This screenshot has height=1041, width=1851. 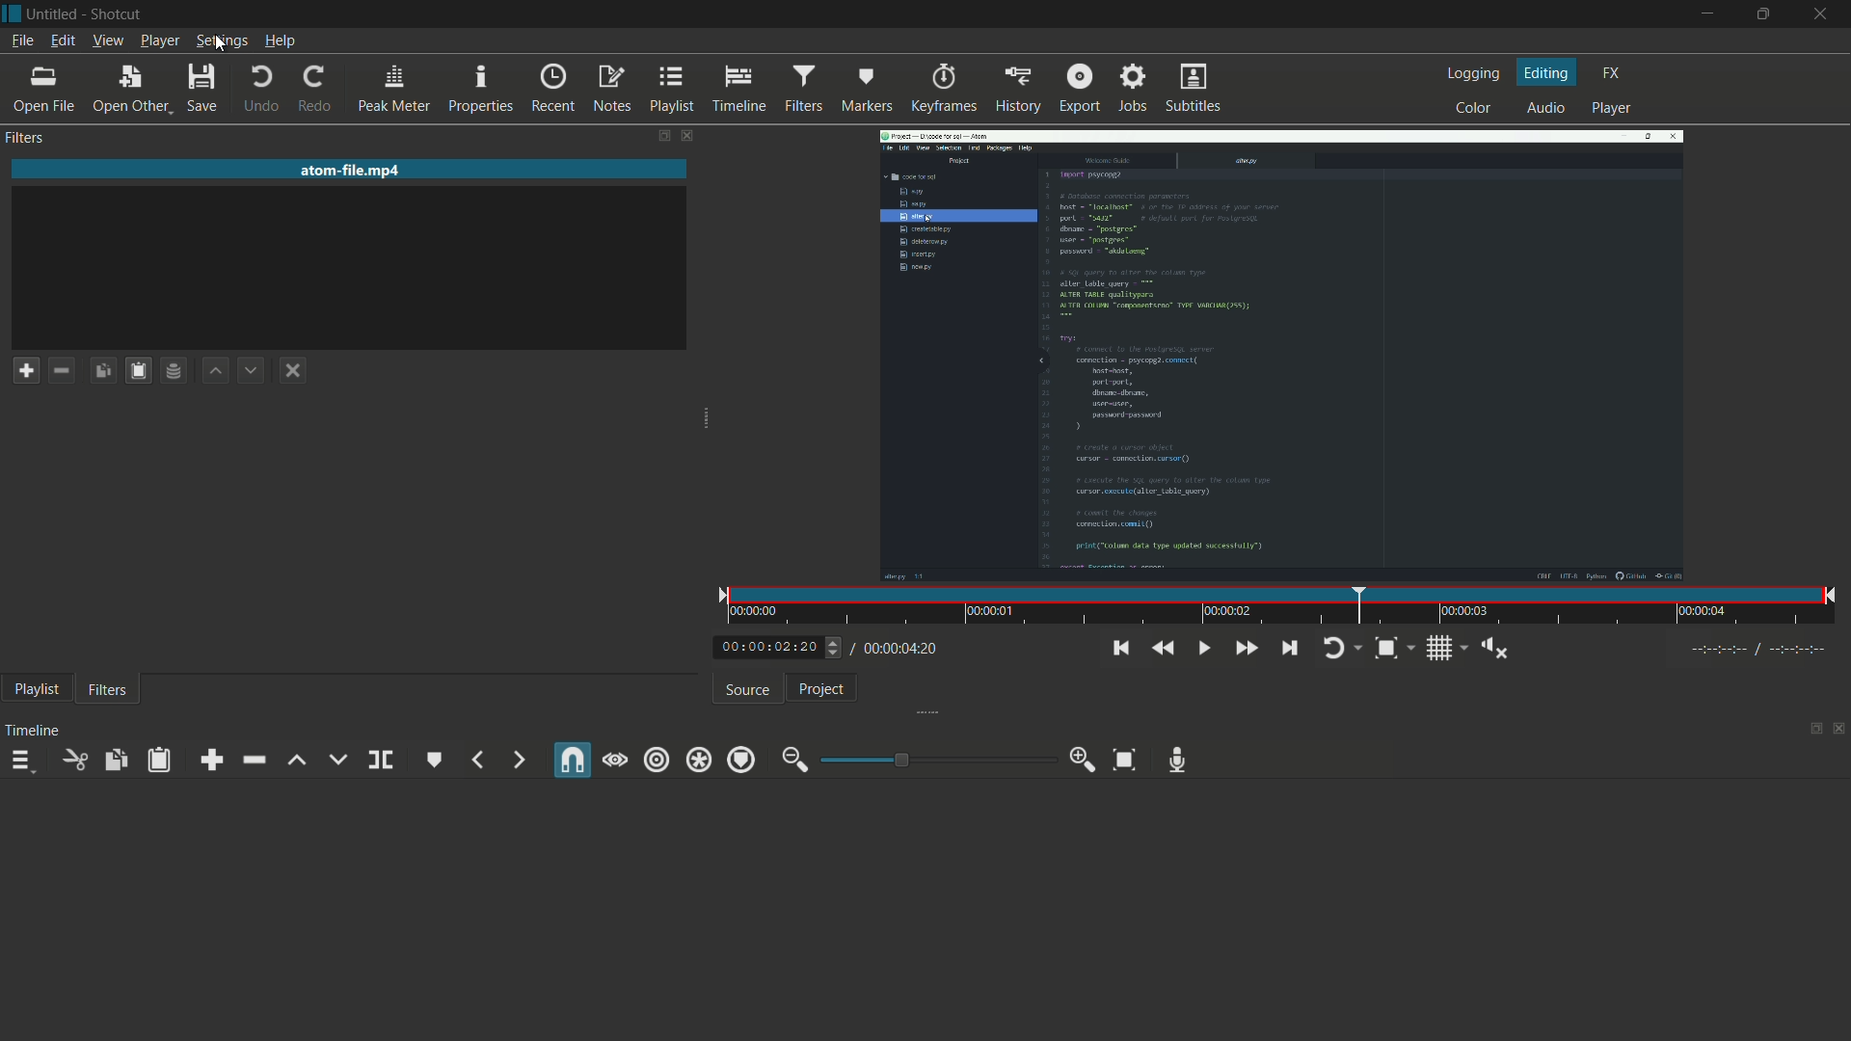 What do you see at coordinates (820, 688) in the screenshot?
I see `project` at bounding box center [820, 688].